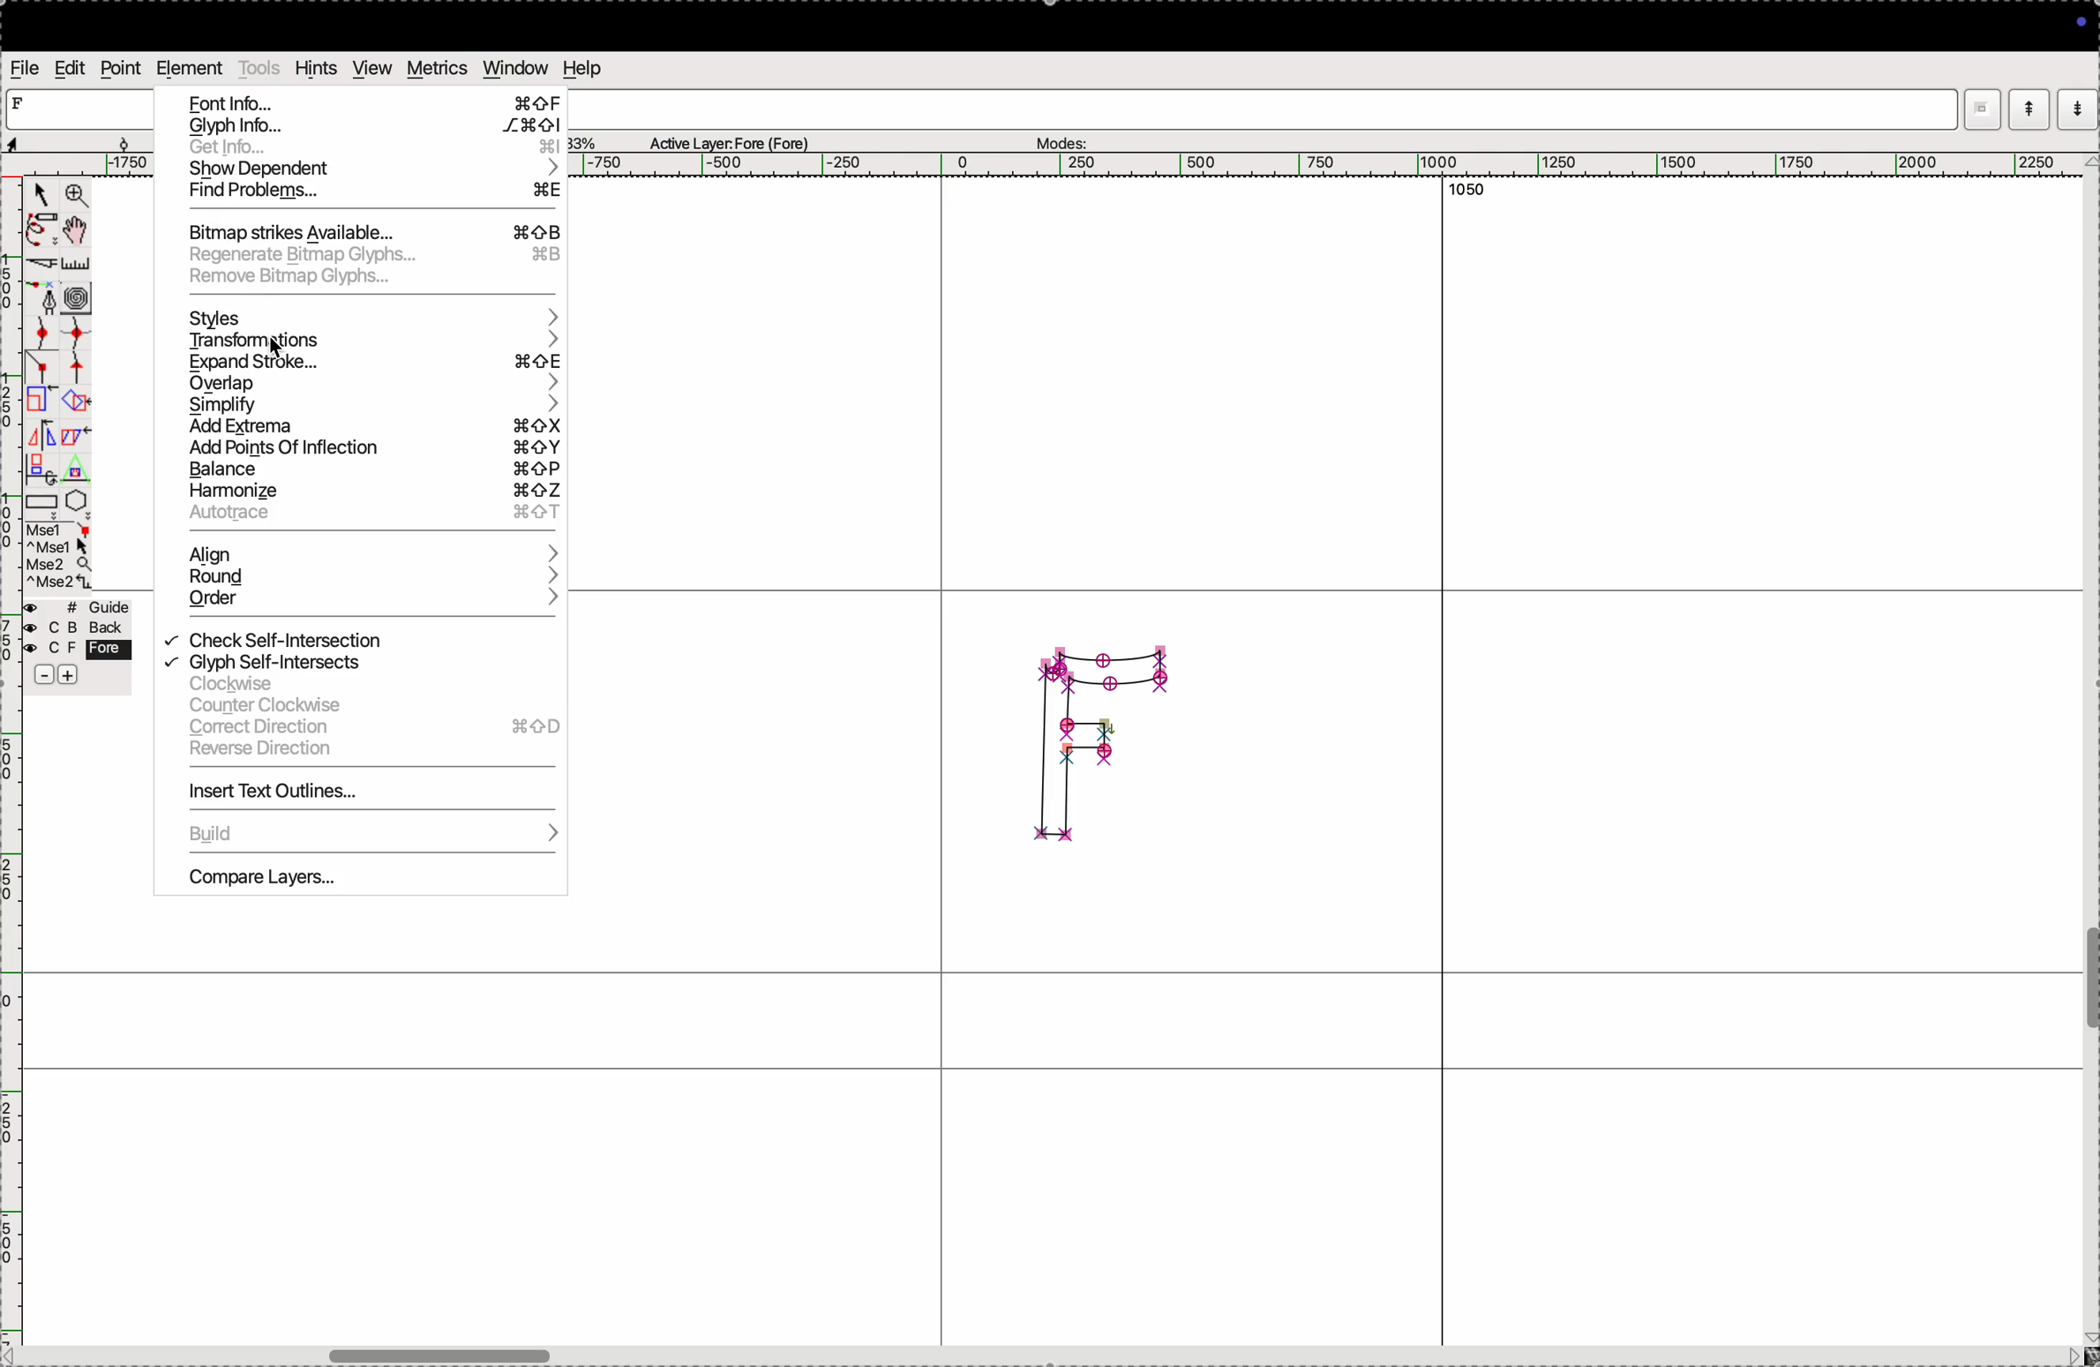 The image size is (2100, 1367). What do you see at coordinates (374, 193) in the screenshot?
I see `find problems` at bounding box center [374, 193].